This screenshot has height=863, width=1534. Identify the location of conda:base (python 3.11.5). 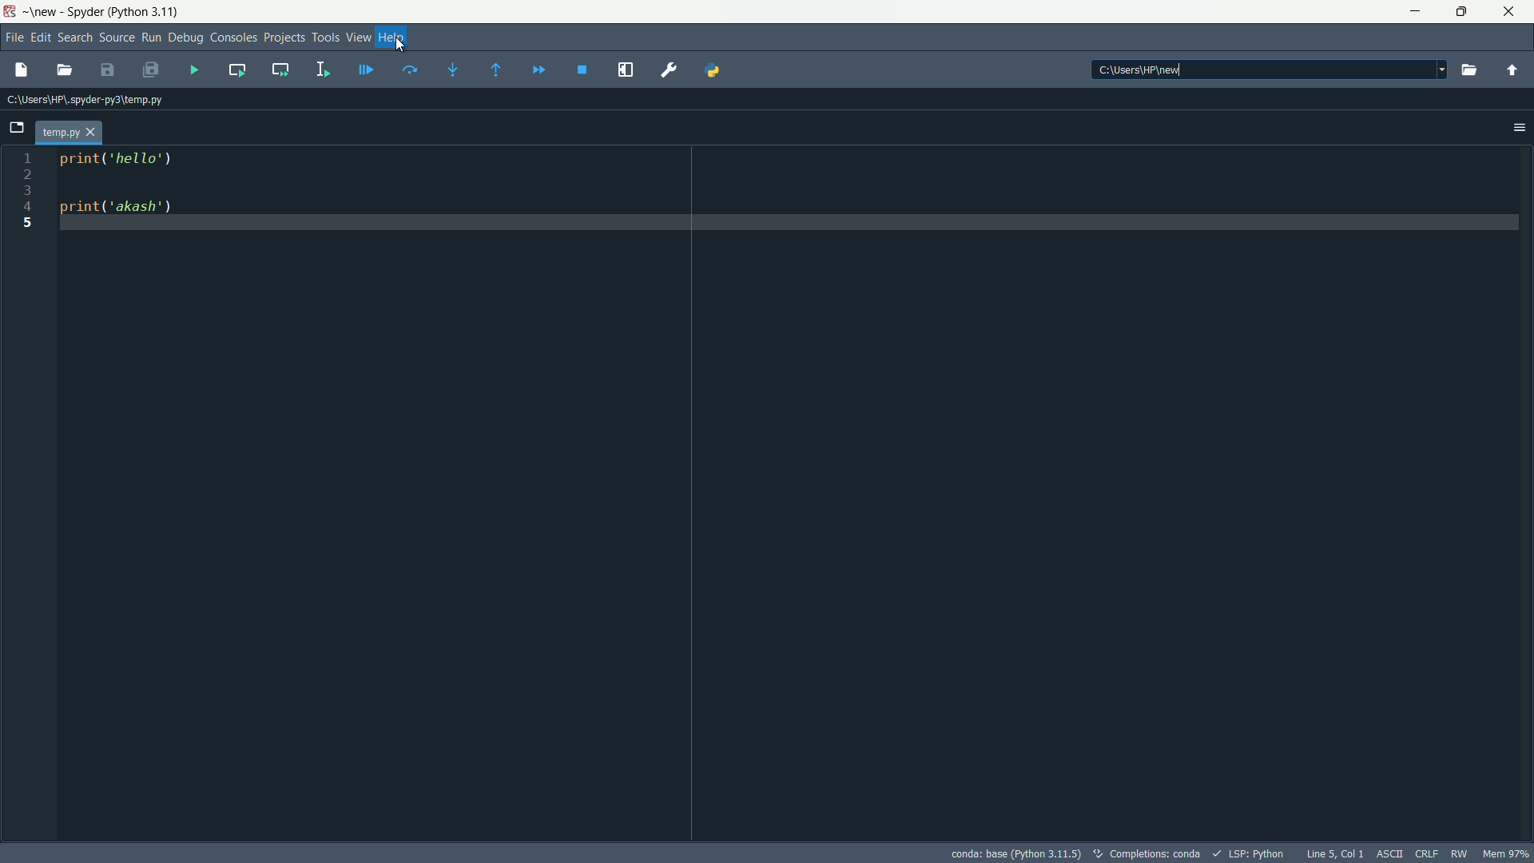
(1016, 853).